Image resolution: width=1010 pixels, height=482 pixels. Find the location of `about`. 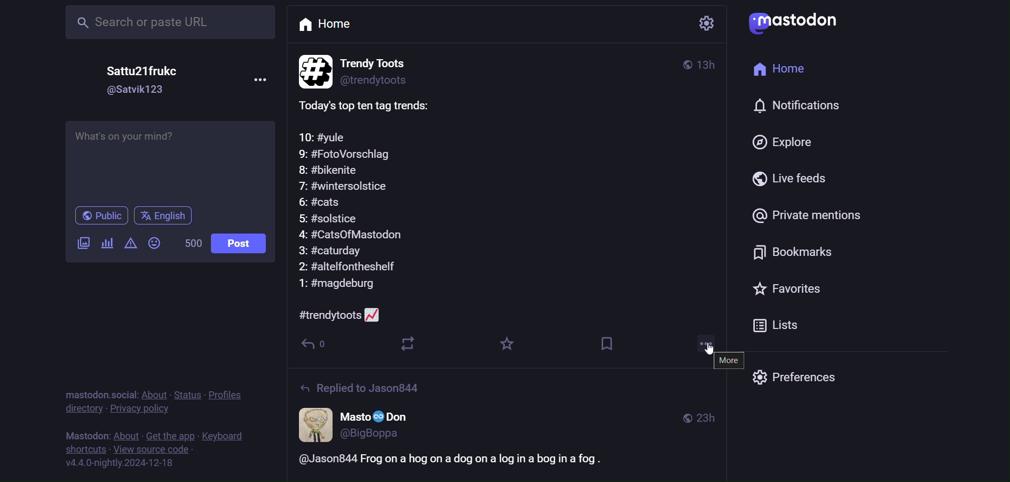

about is located at coordinates (124, 432).